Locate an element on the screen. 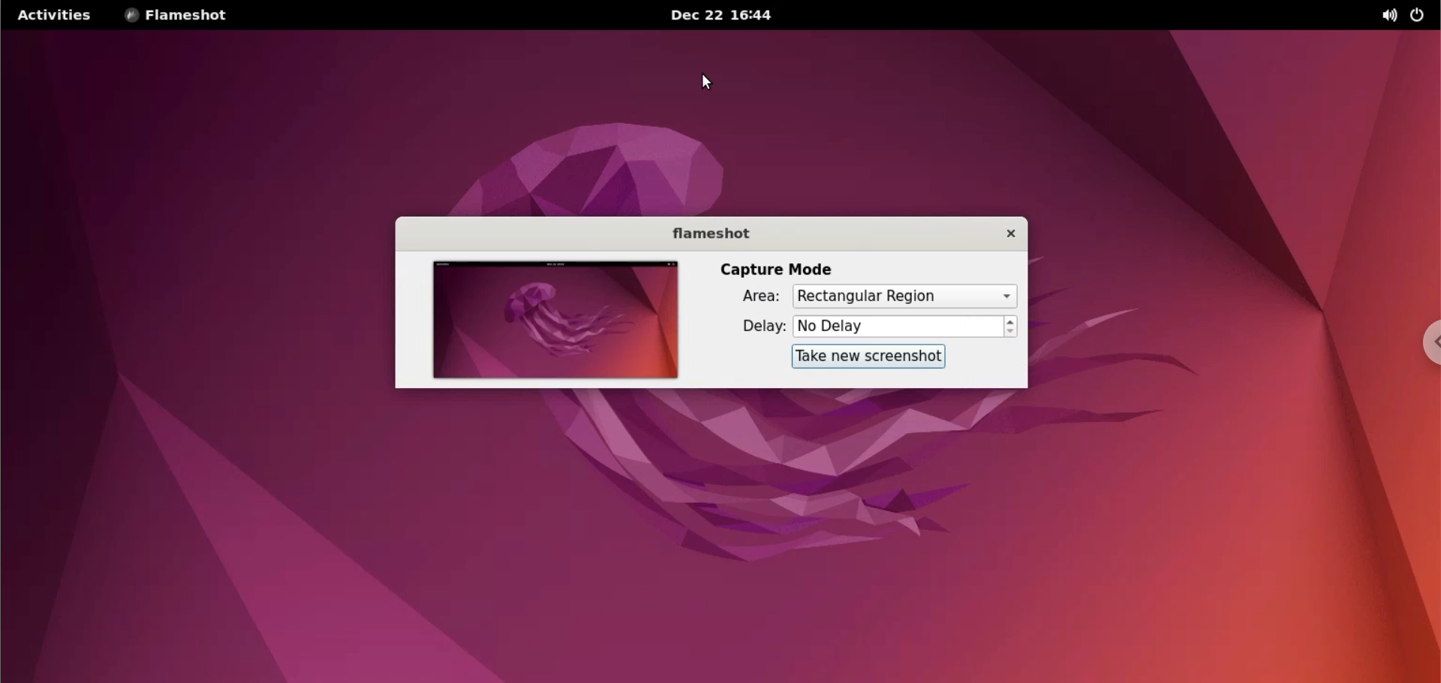  delay time input box is located at coordinates (898, 327).